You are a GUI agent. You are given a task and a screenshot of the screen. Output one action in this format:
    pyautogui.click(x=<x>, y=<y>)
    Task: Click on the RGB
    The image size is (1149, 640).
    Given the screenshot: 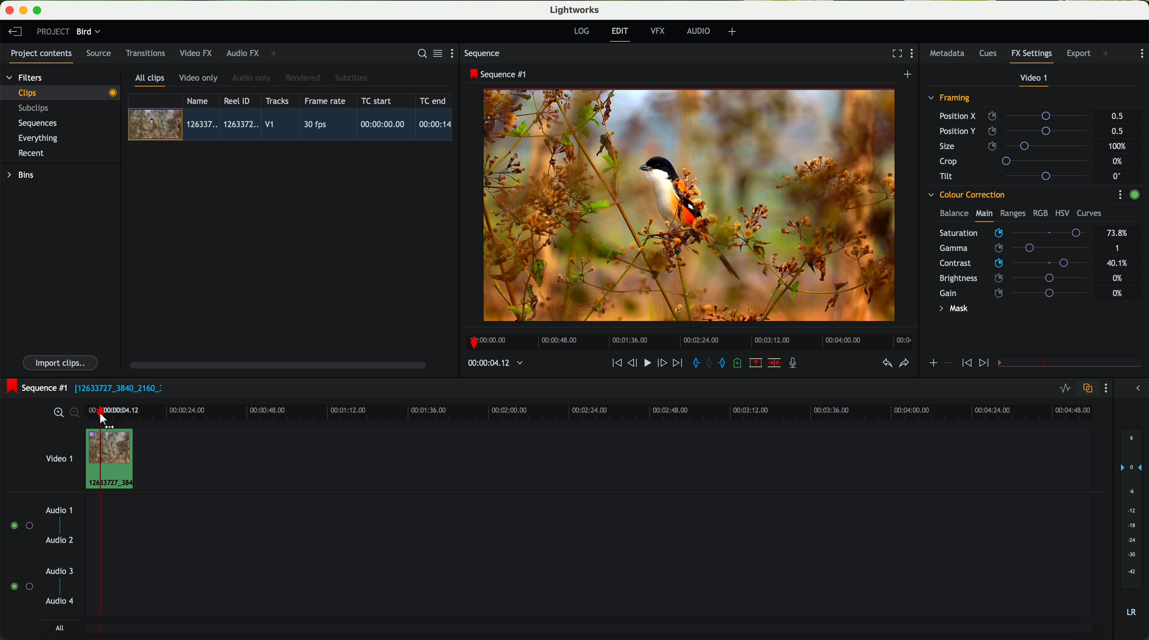 What is the action you would take?
    pyautogui.click(x=1040, y=212)
    